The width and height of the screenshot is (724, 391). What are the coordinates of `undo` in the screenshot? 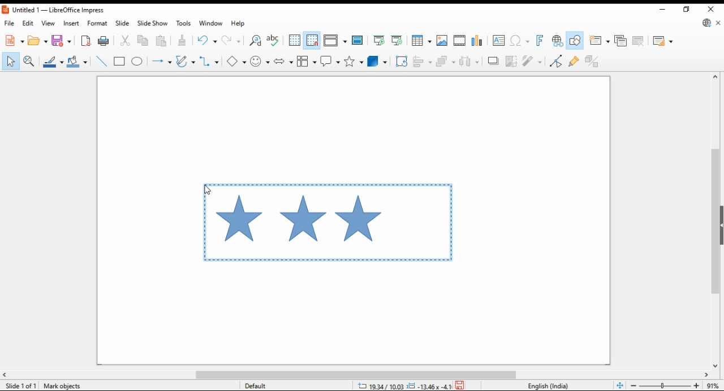 It's located at (208, 40).